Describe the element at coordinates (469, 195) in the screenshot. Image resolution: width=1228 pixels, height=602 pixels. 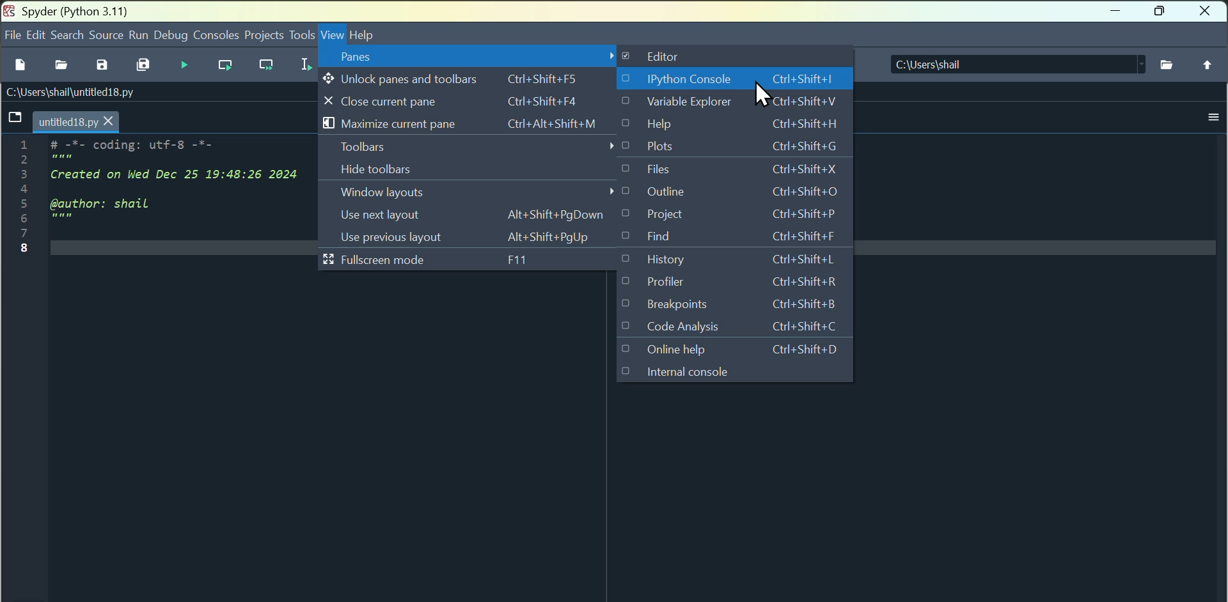
I see `Window layouts` at that location.